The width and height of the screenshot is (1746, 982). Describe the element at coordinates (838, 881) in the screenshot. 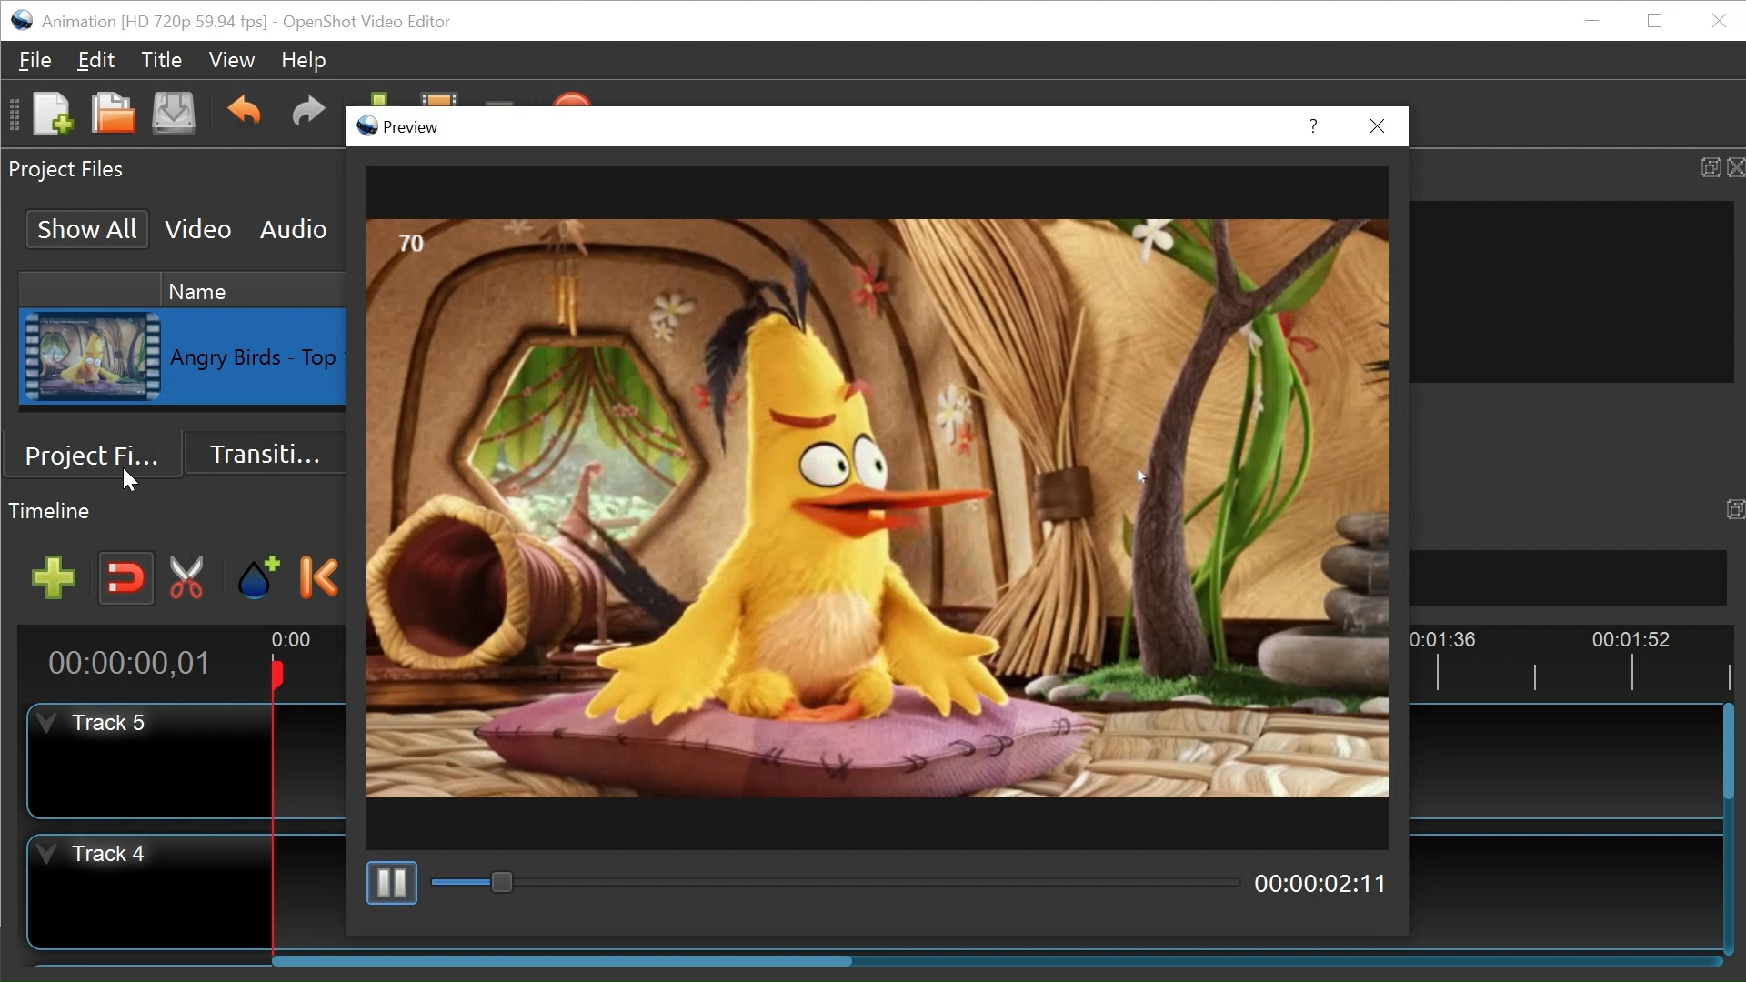

I see `Playback Slider` at that location.